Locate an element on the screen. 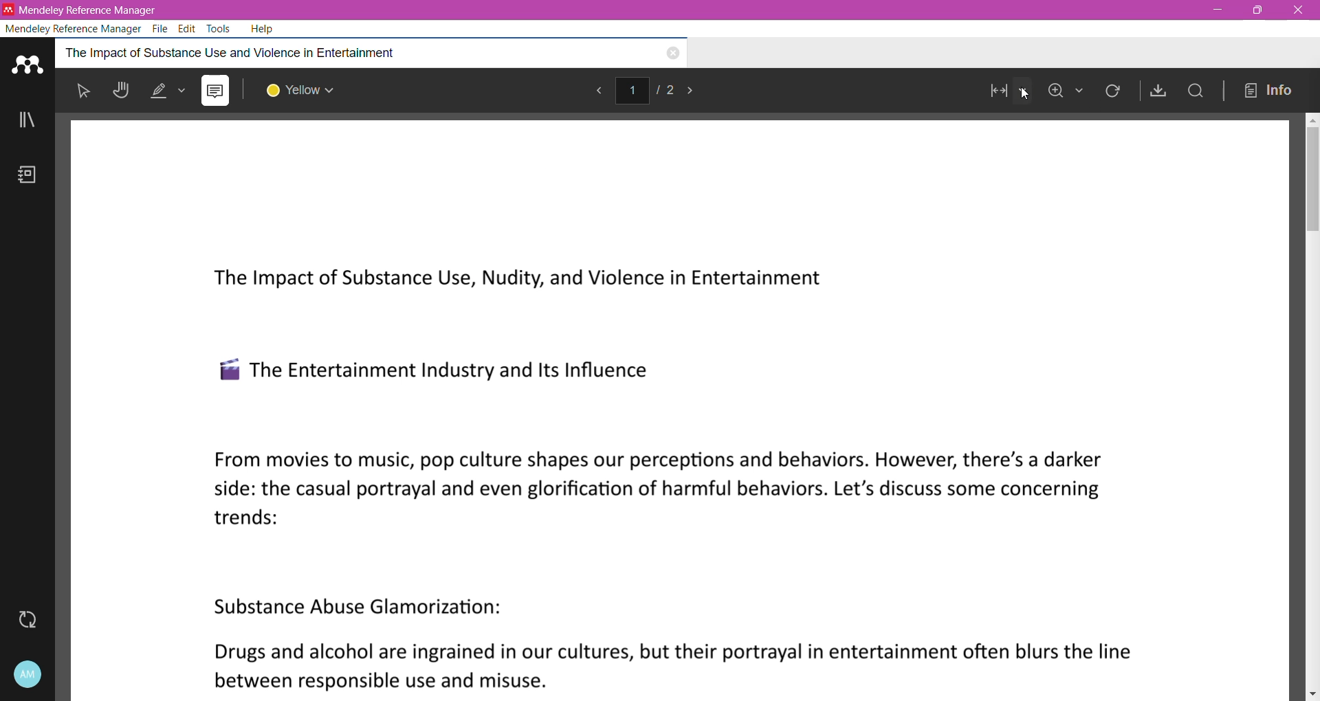 The image size is (1320, 701).  is located at coordinates (124, 91).